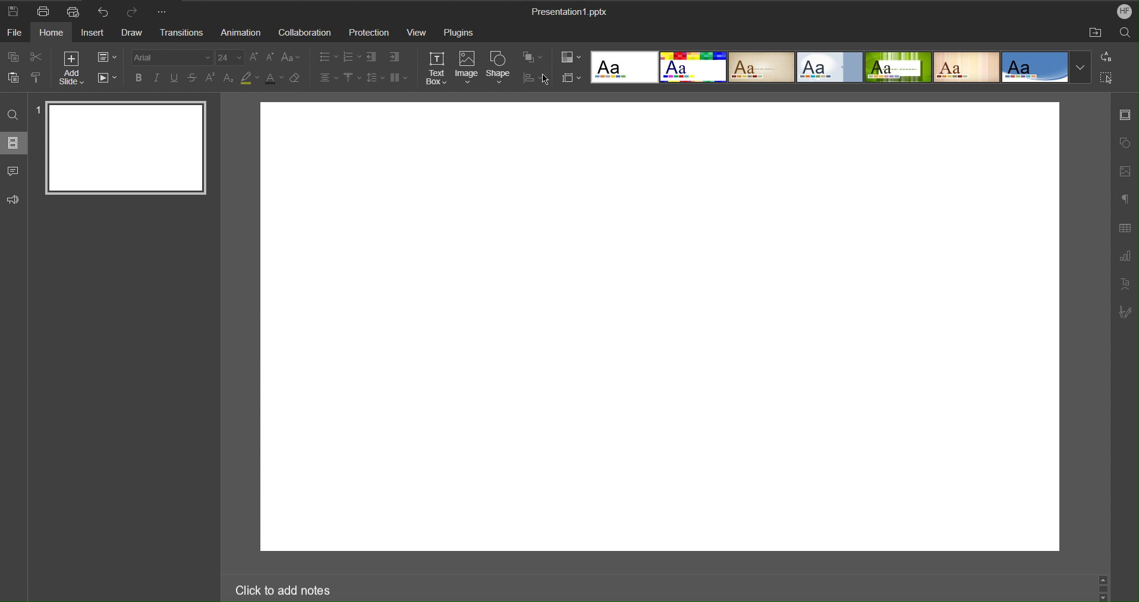 Image resolution: width=1139 pixels, height=602 pixels. Describe the element at coordinates (1124, 144) in the screenshot. I see `Shape Settings` at that location.